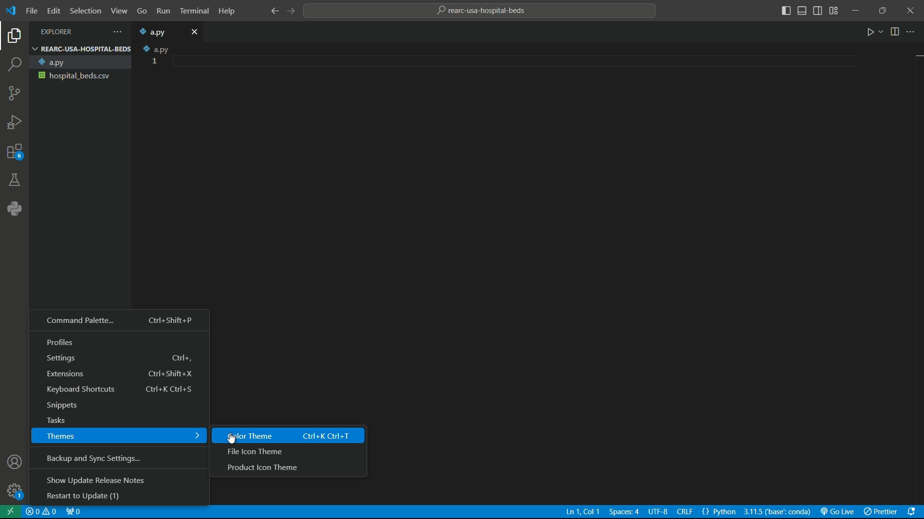  I want to click on view menu, so click(117, 11).